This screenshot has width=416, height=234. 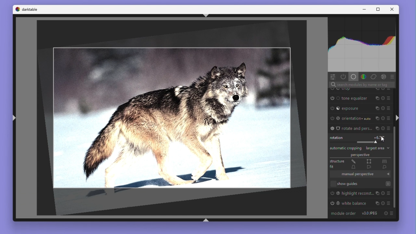 I want to click on Base, so click(x=353, y=76).